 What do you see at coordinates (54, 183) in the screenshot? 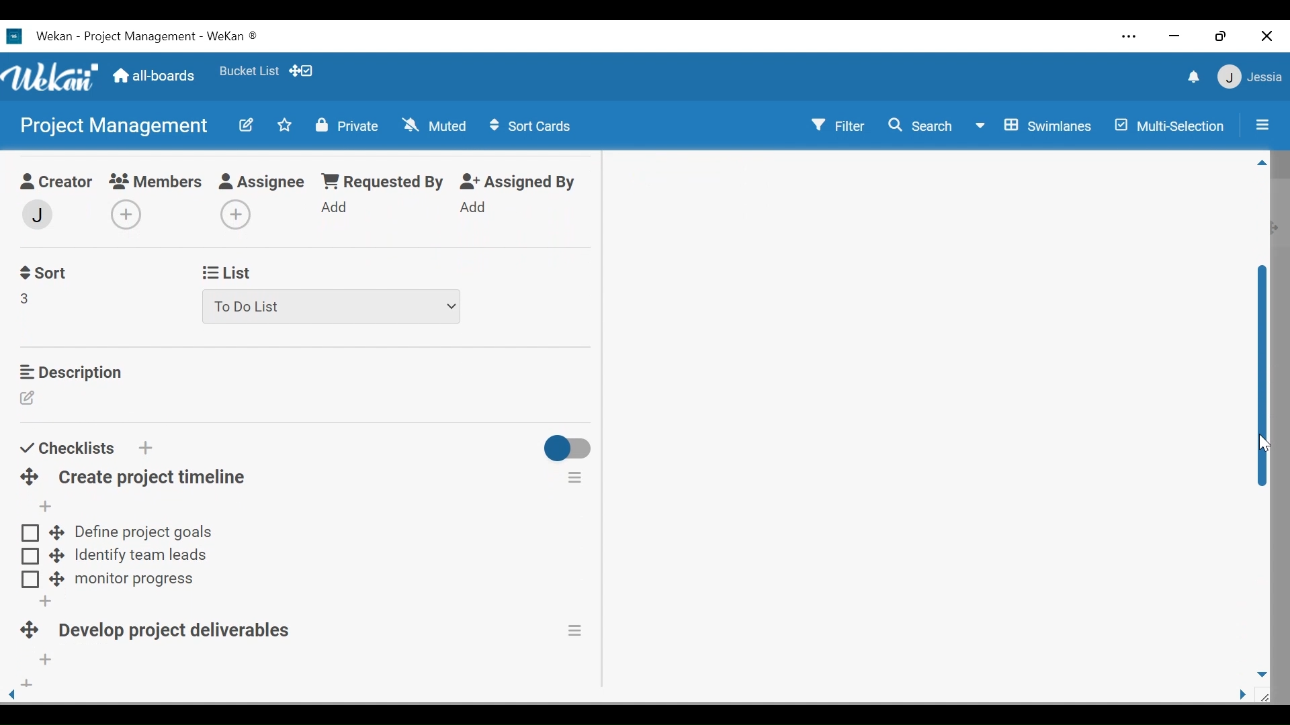
I see `Creator` at bounding box center [54, 183].